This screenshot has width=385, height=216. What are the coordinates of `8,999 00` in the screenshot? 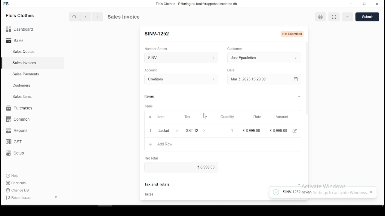 It's located at (252, 130).